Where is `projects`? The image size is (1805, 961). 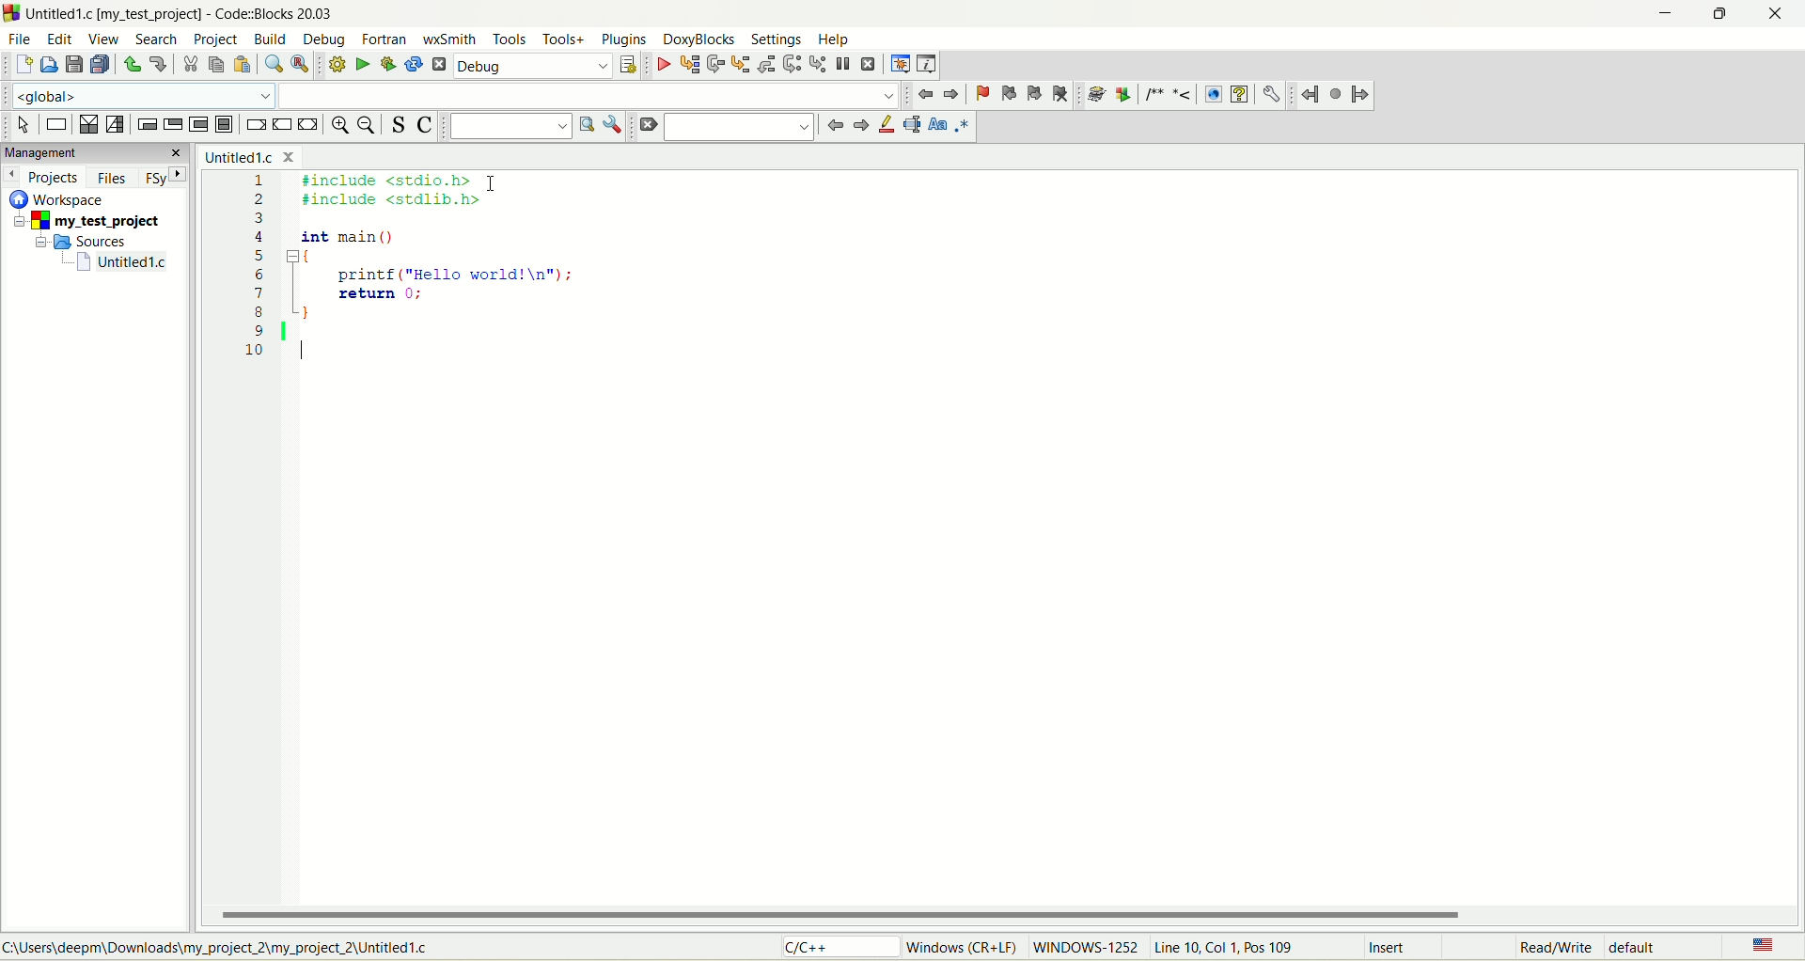 projects is located at coordinates (46, 179).